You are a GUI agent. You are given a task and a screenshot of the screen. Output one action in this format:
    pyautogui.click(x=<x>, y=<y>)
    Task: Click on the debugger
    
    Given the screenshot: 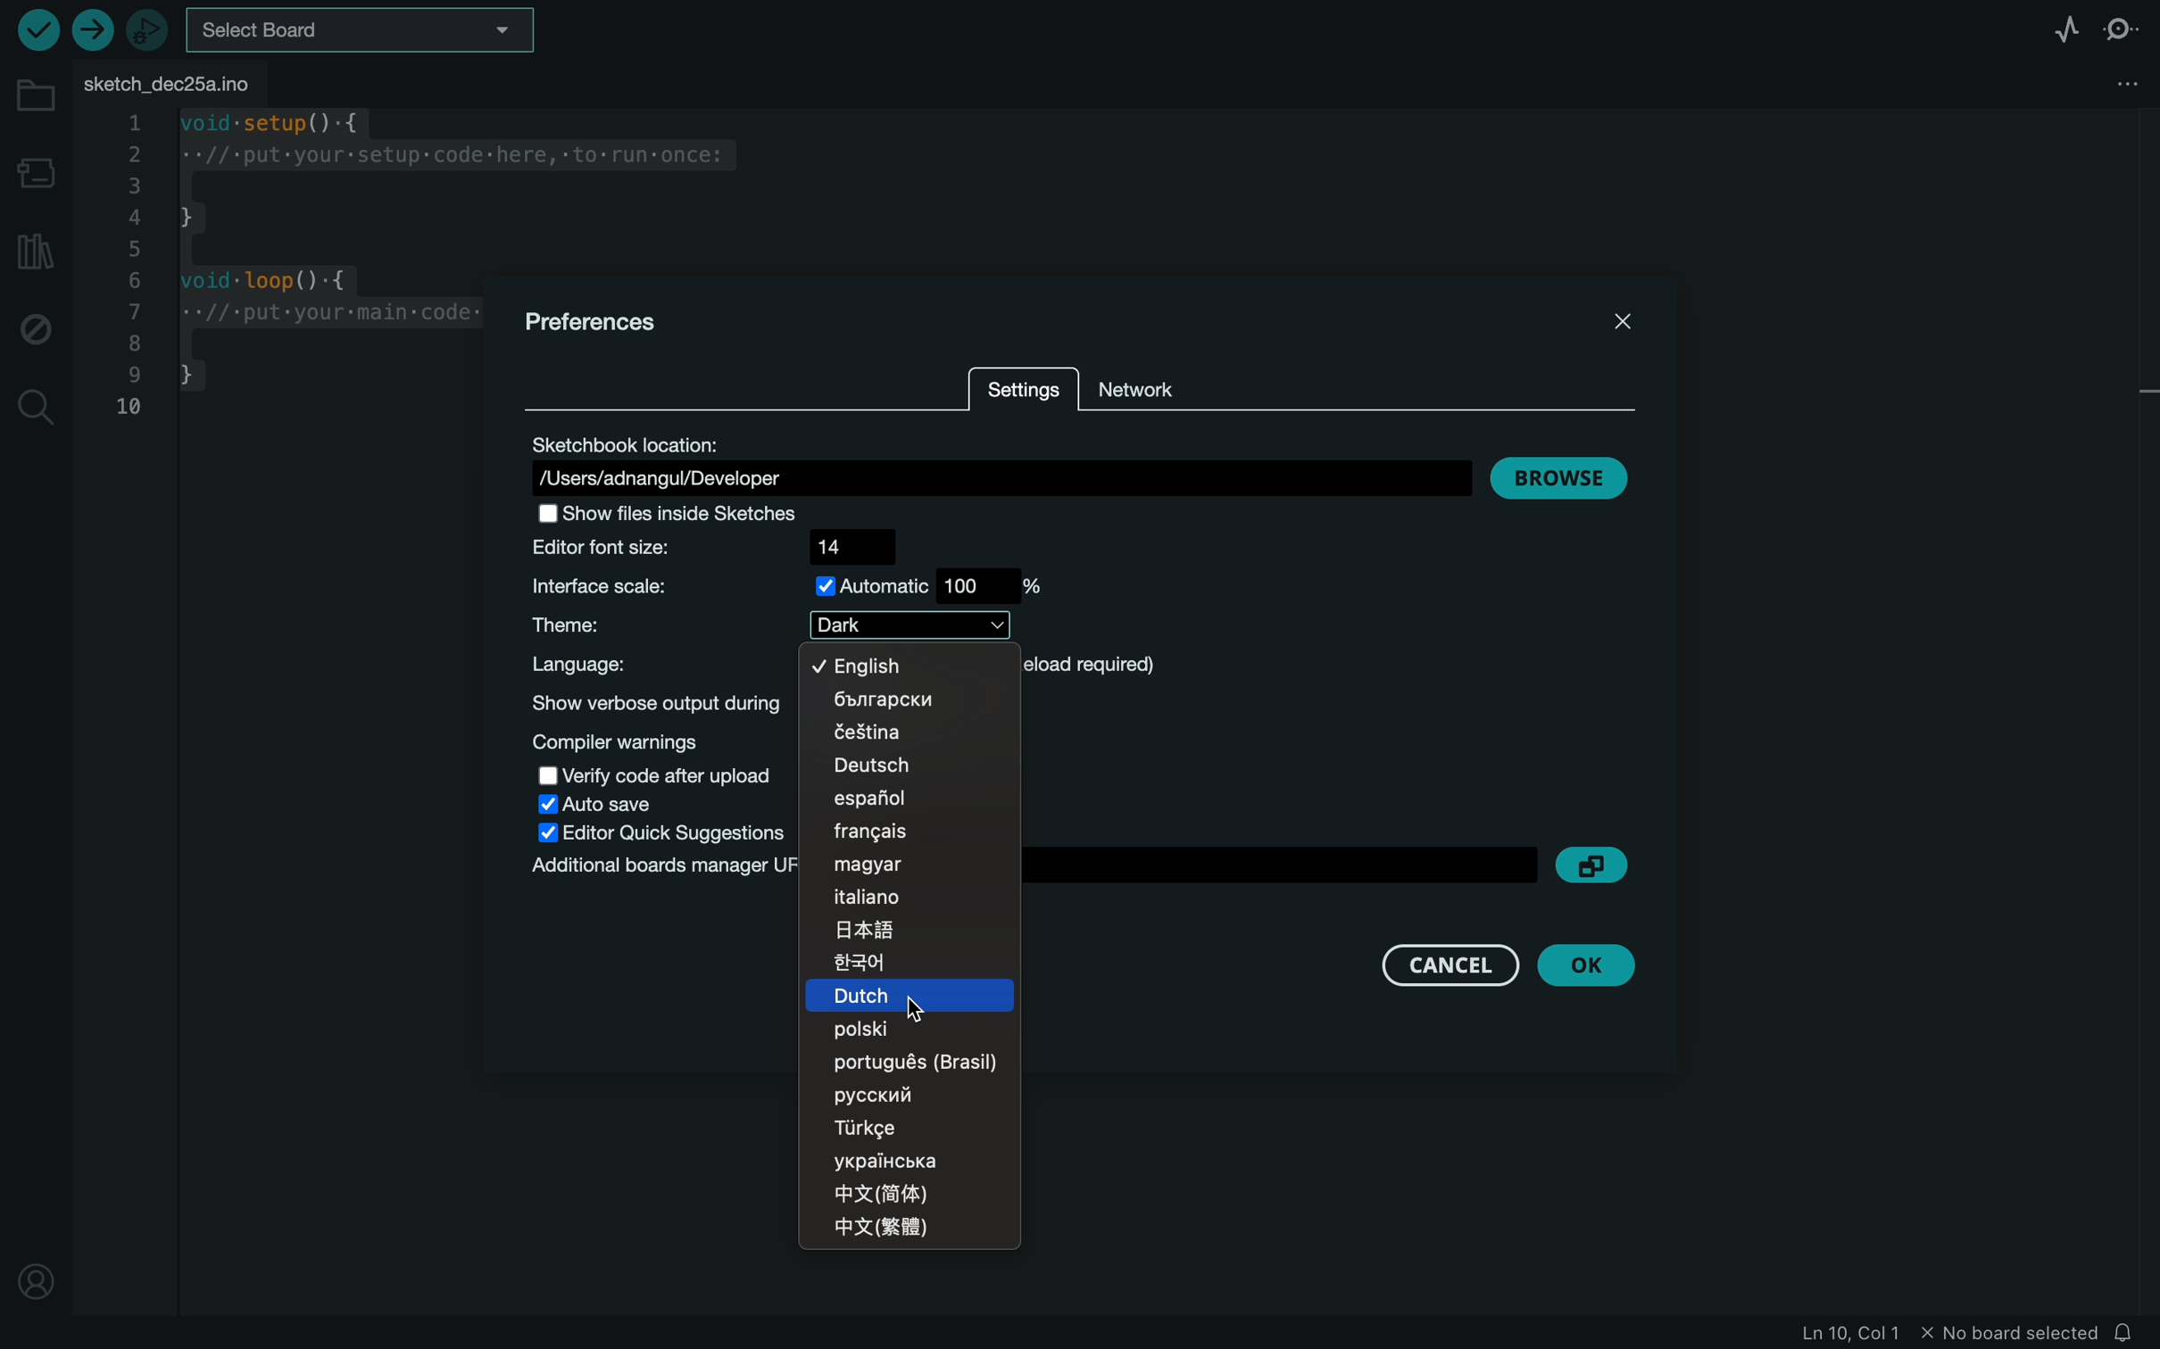 What is the action you would take?
    pyautogui.click(x=147, y=29)
    